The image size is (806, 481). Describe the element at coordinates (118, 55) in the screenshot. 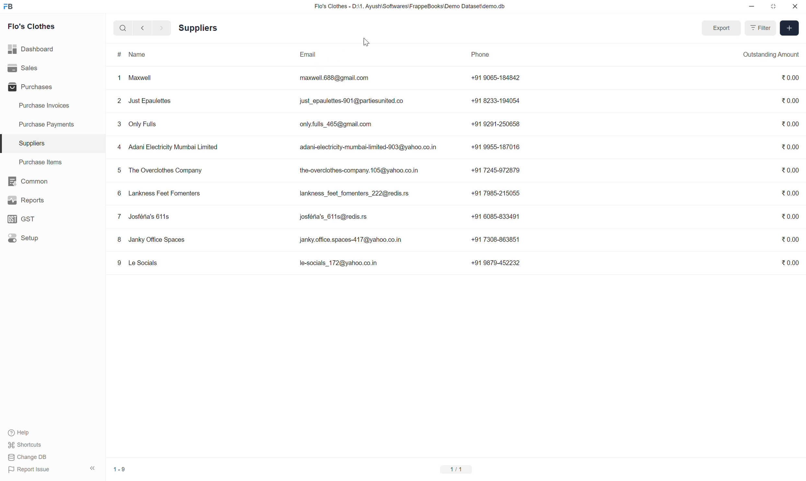

I see `#` at that location.